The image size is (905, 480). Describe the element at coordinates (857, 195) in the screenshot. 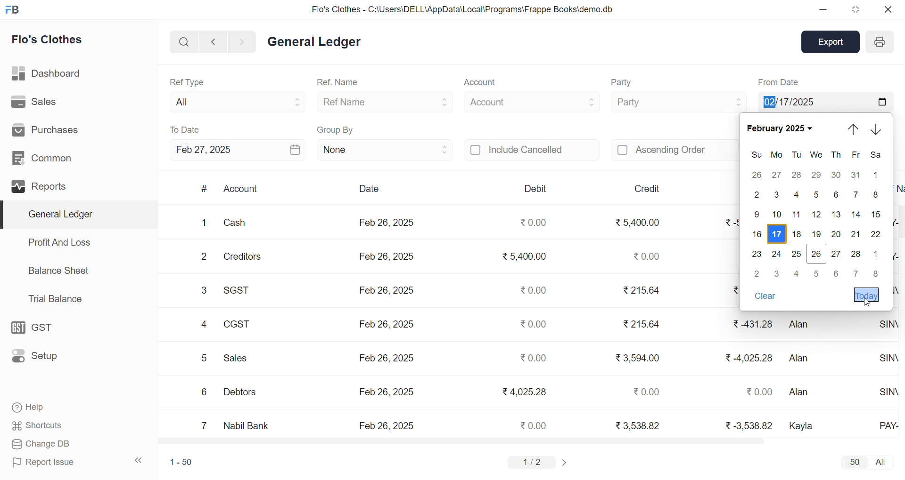

I see `7` at that location.